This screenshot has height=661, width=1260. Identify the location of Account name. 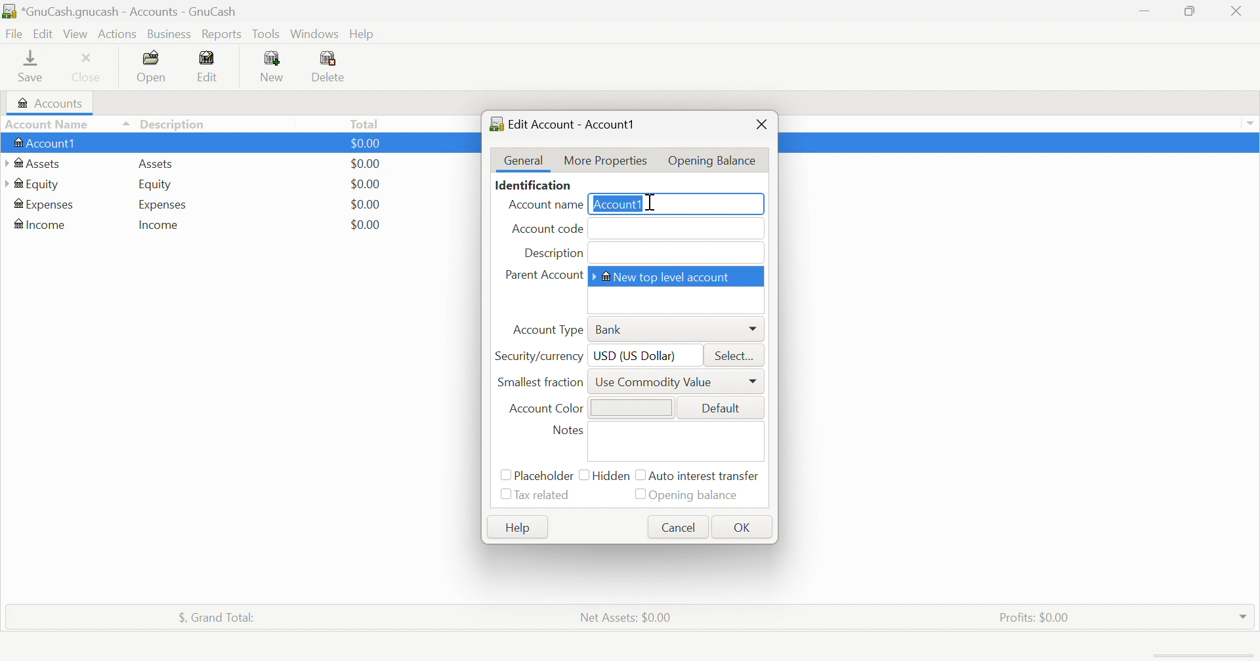
(543, 205).